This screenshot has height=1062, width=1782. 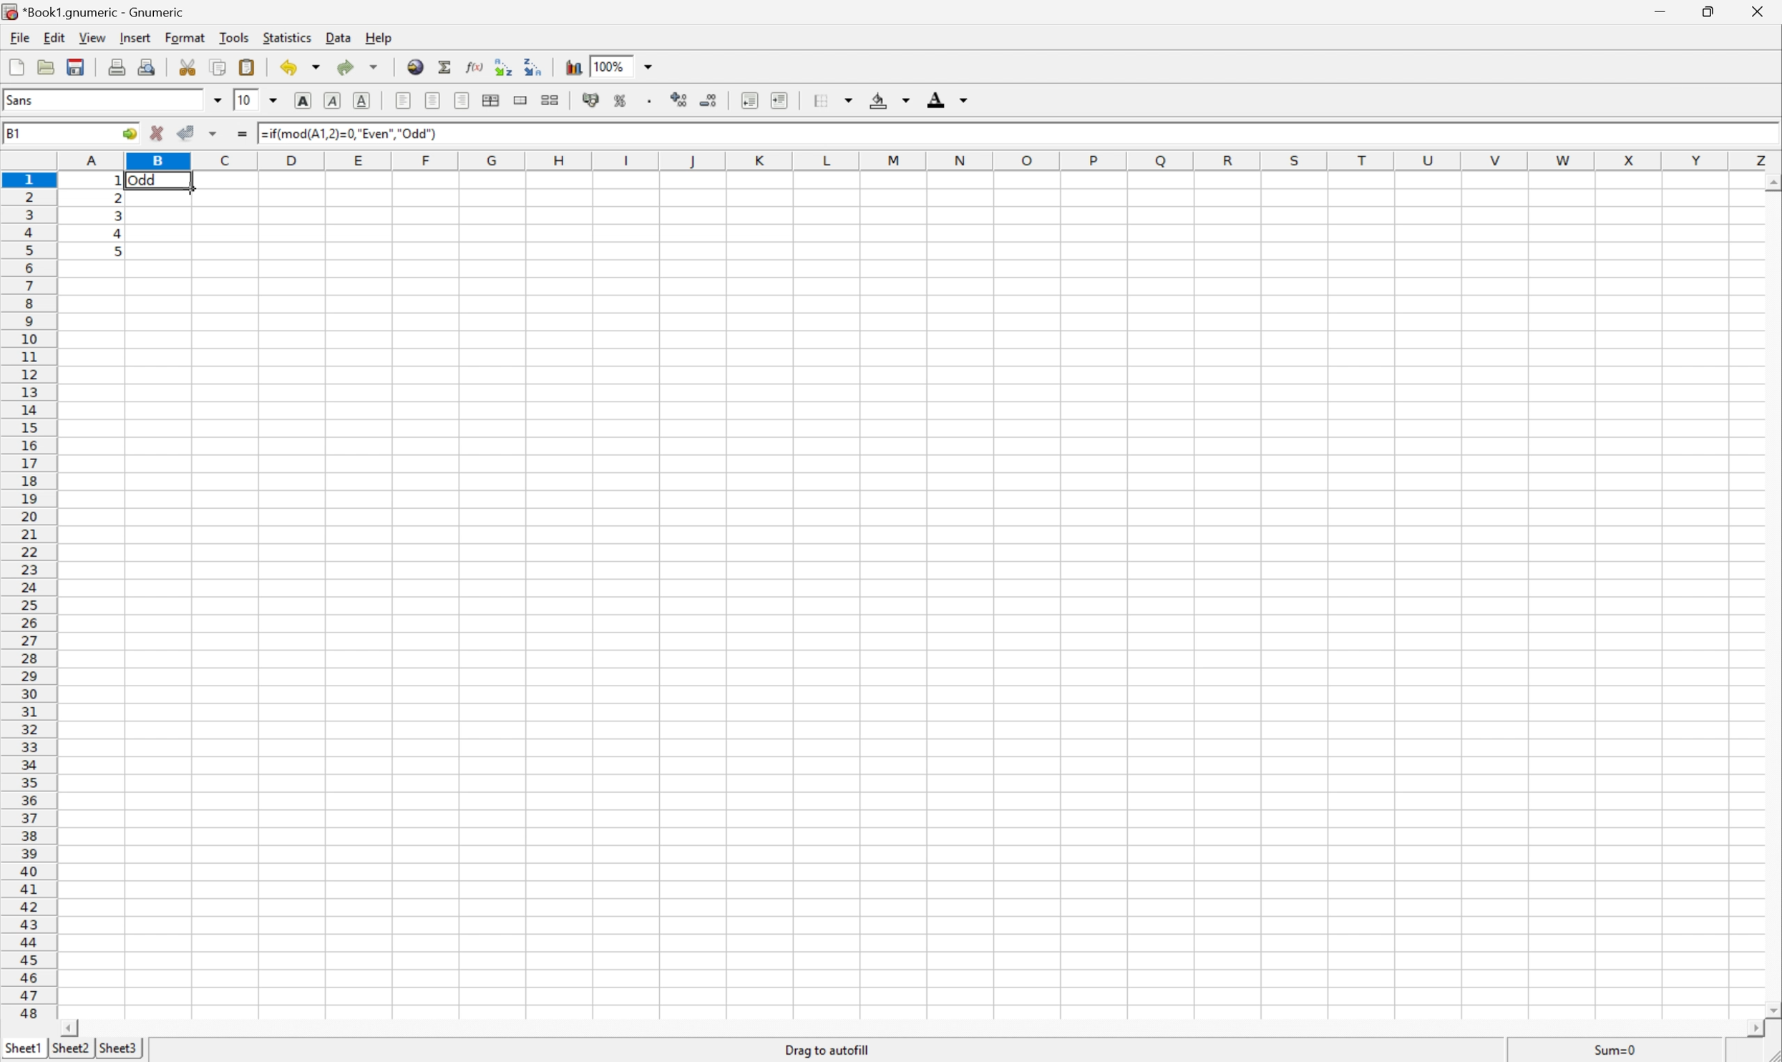 I want to click on Data, so click(x=340, y=37).